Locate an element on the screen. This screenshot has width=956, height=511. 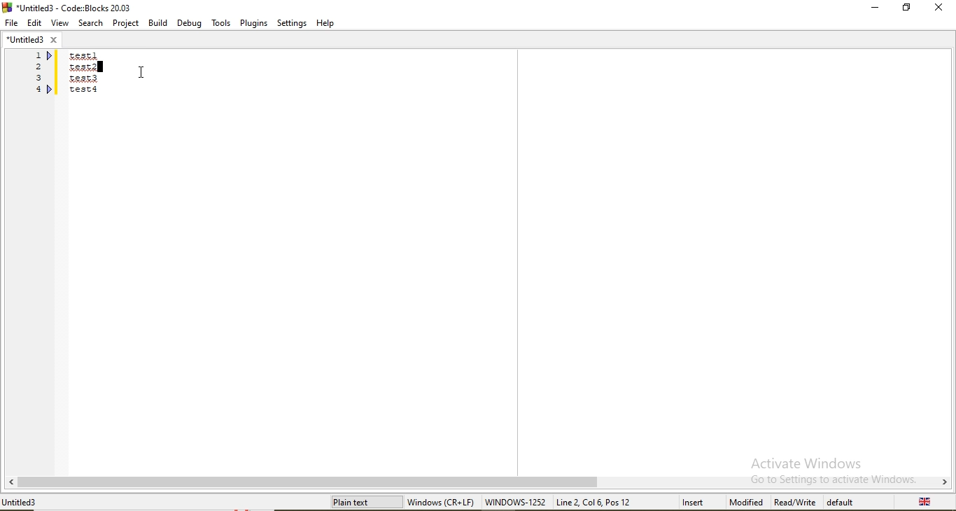
file name is located at coordinates (27, 502).